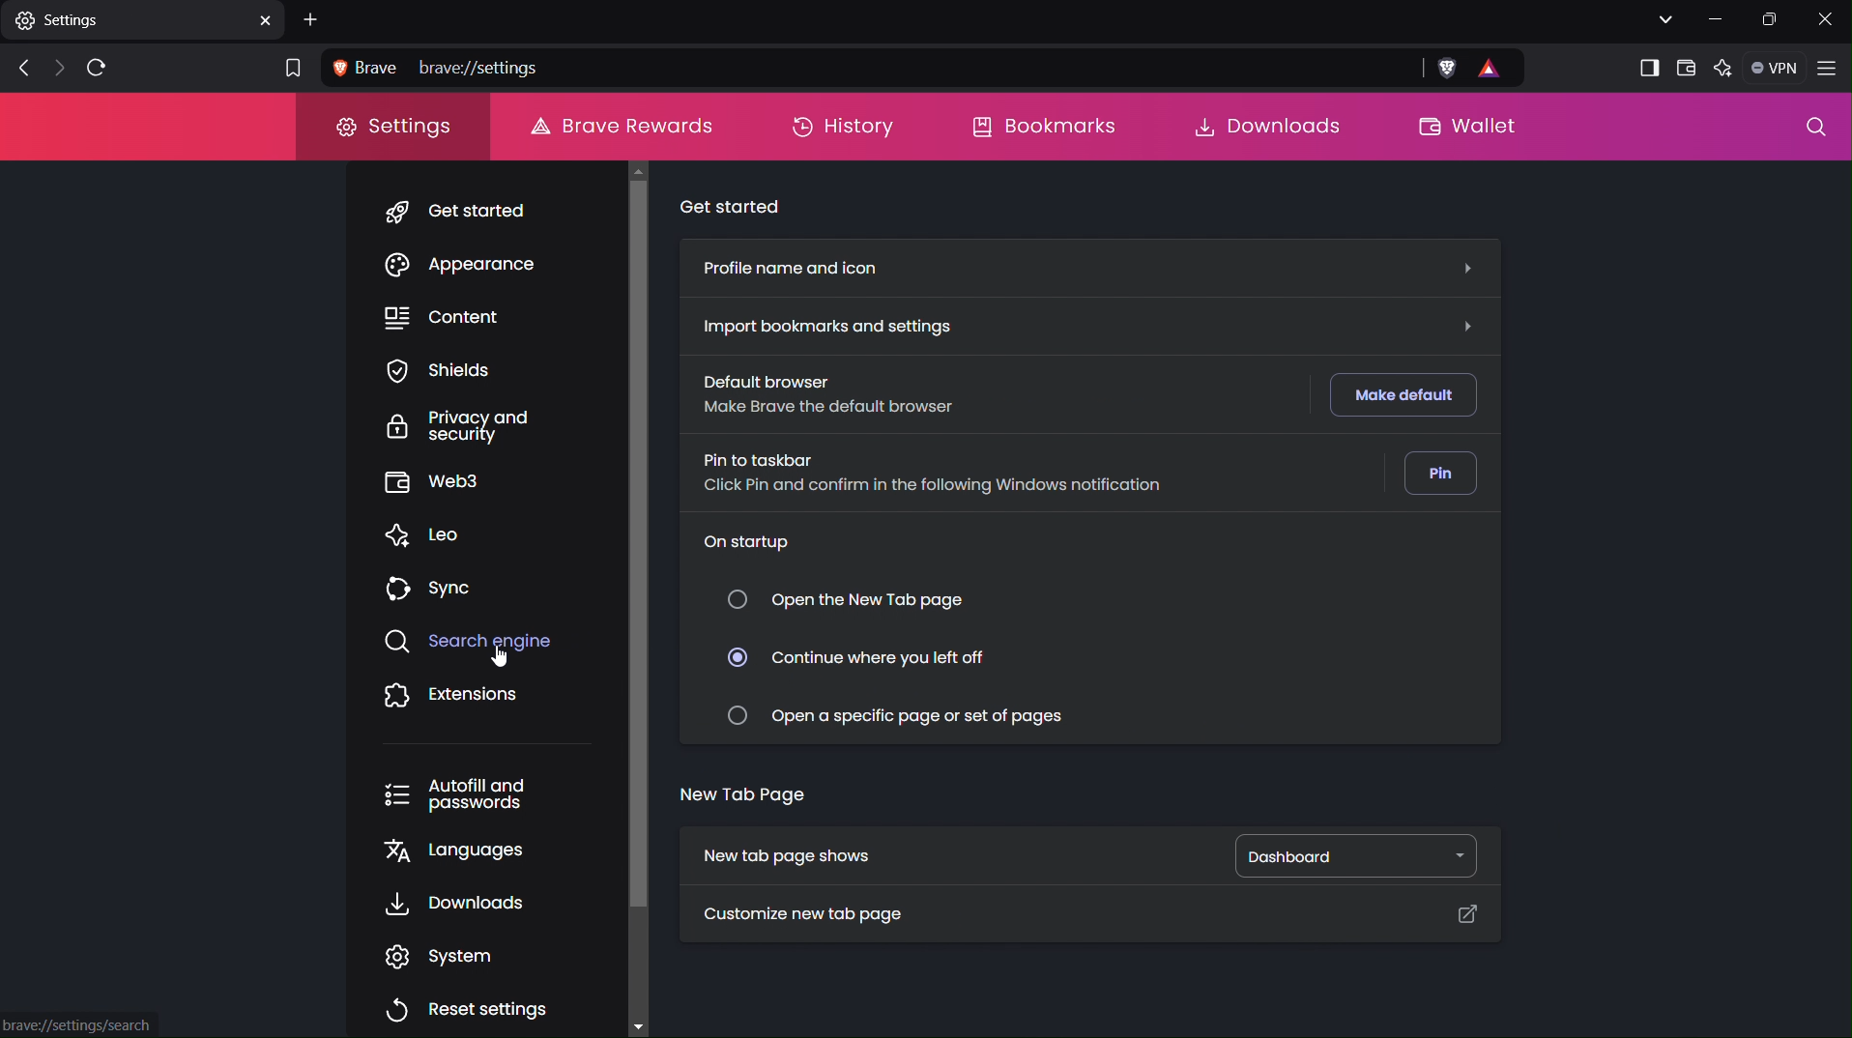 This screenshot has height=1038, width=1852. I want to click on Address bar, so click(864, 67).